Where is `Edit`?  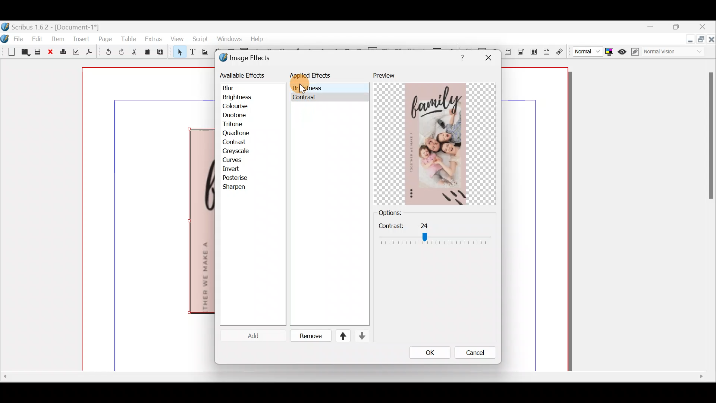
Edit is located at coordinates (38, 38).